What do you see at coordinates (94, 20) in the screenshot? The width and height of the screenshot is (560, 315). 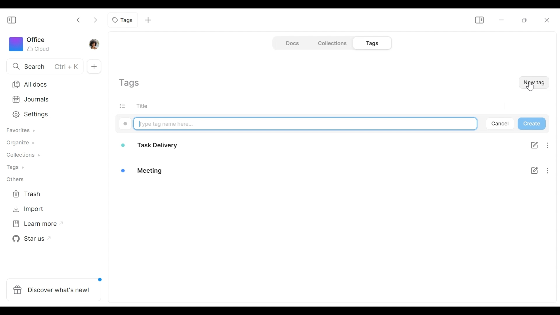 I see `Click to go forward` at bounding box center [94, 20].